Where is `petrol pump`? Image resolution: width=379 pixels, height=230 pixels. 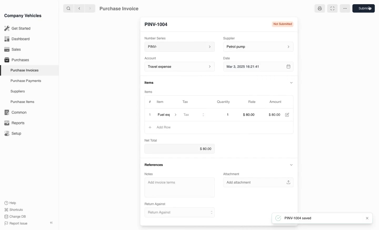 petrol pump is located at coordinates (257, 47).